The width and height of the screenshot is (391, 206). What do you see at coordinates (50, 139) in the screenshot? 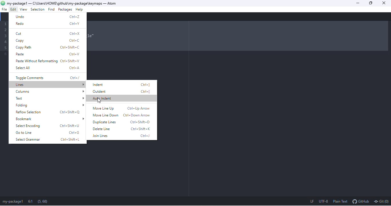
I see `select grammar` at bounding box center [50, 139].